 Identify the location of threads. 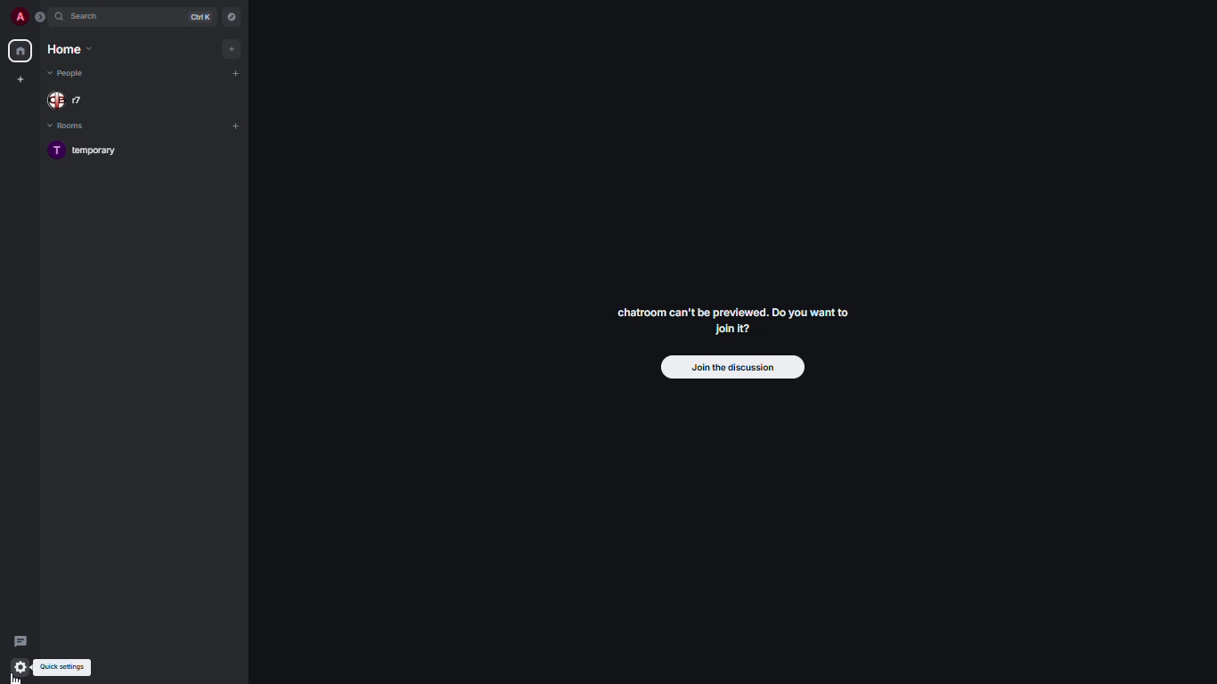
(19, 638).